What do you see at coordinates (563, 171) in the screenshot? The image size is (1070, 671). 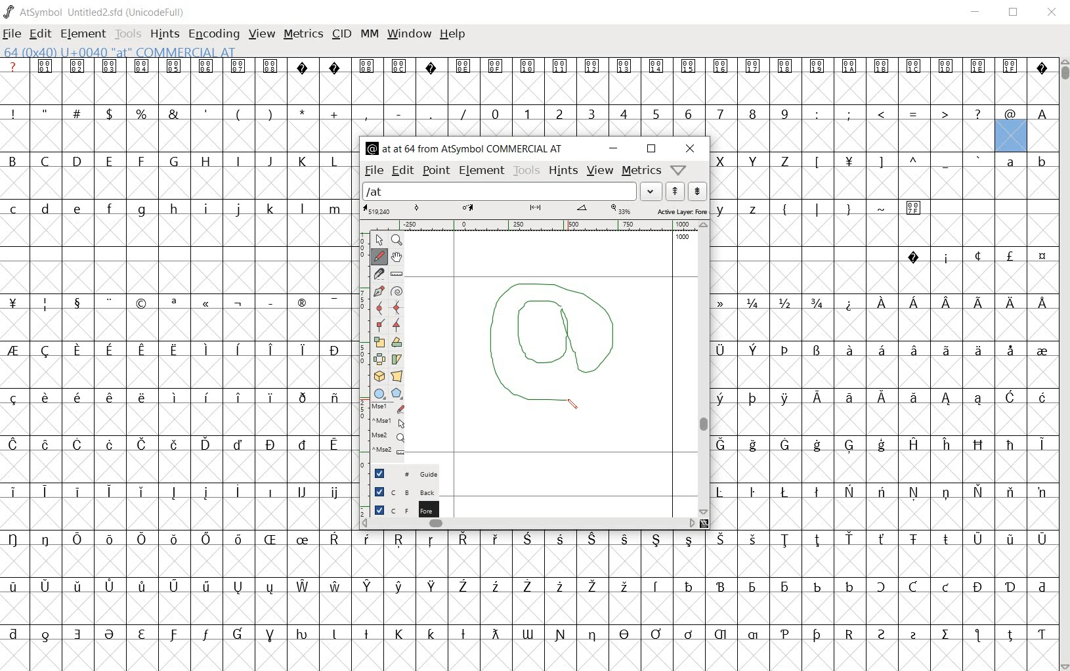 I see `hints` at bounding box center [563, 171].